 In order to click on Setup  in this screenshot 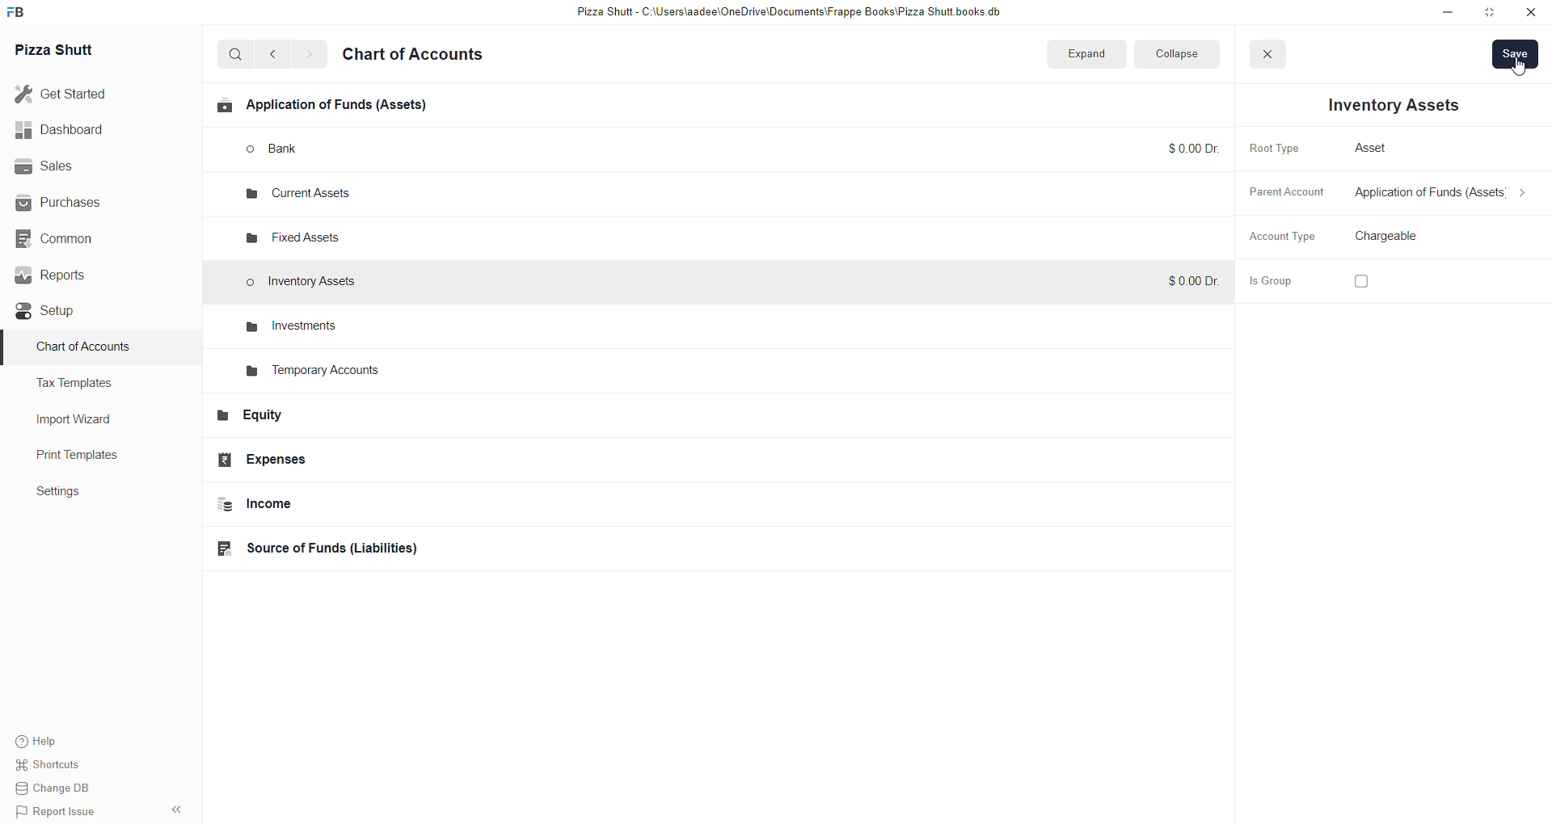, I will do `click(65, 313)`.